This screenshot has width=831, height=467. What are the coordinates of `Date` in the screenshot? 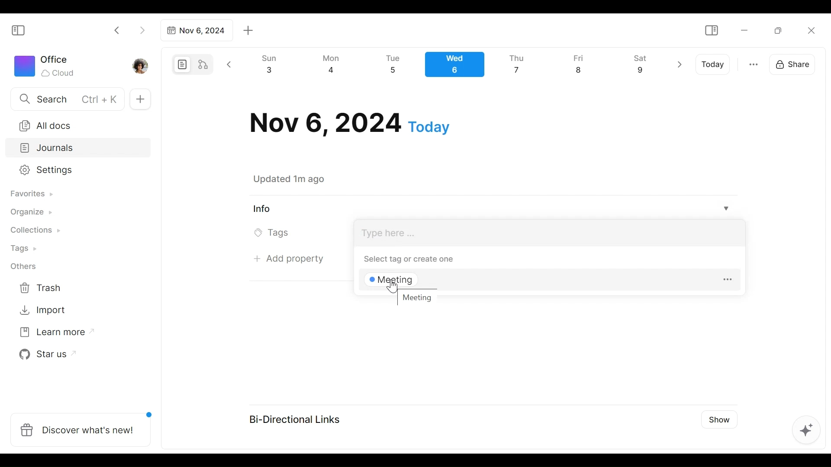 It's located at (350, 123).